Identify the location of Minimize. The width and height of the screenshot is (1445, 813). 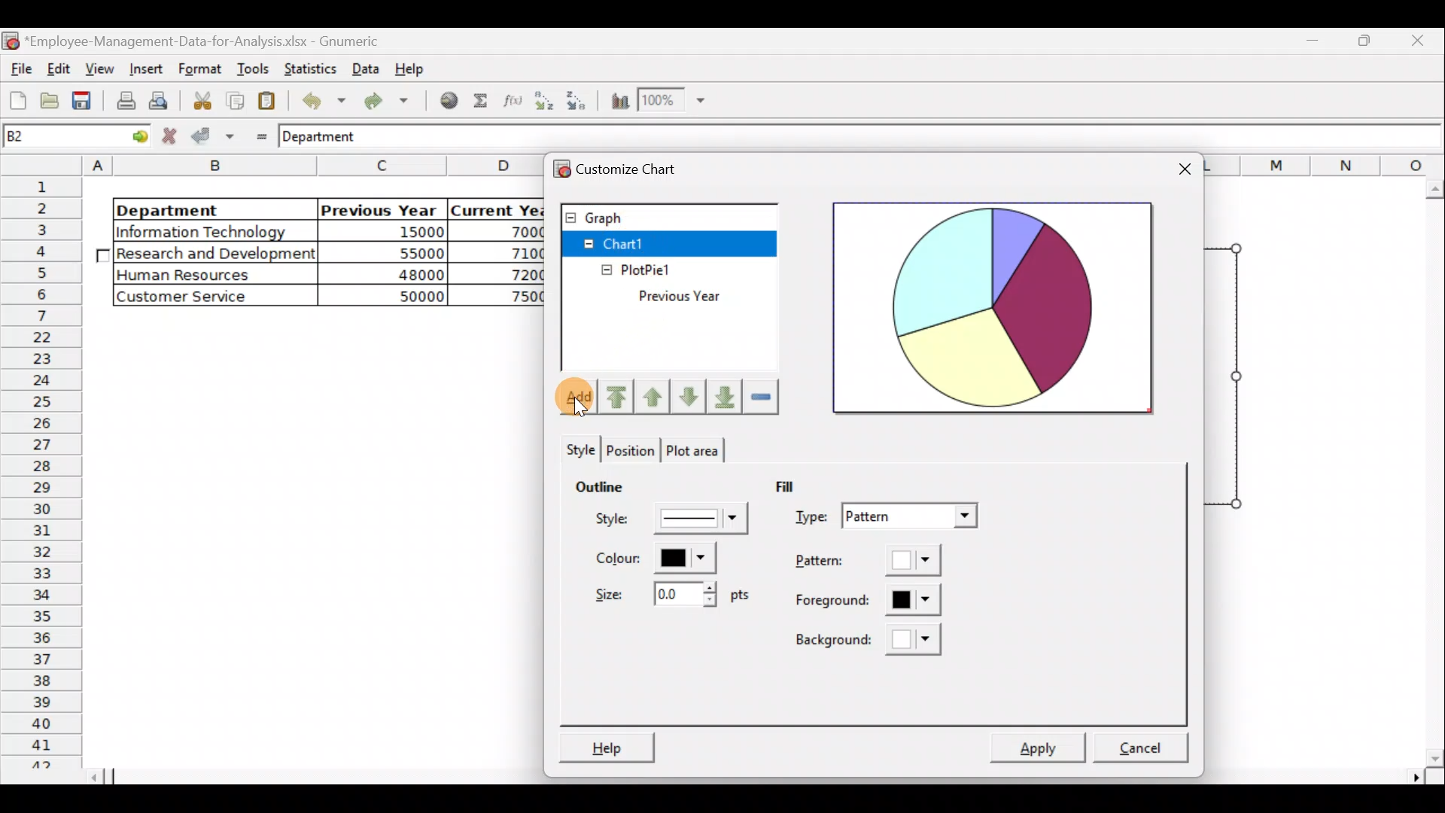
(1365, 46).